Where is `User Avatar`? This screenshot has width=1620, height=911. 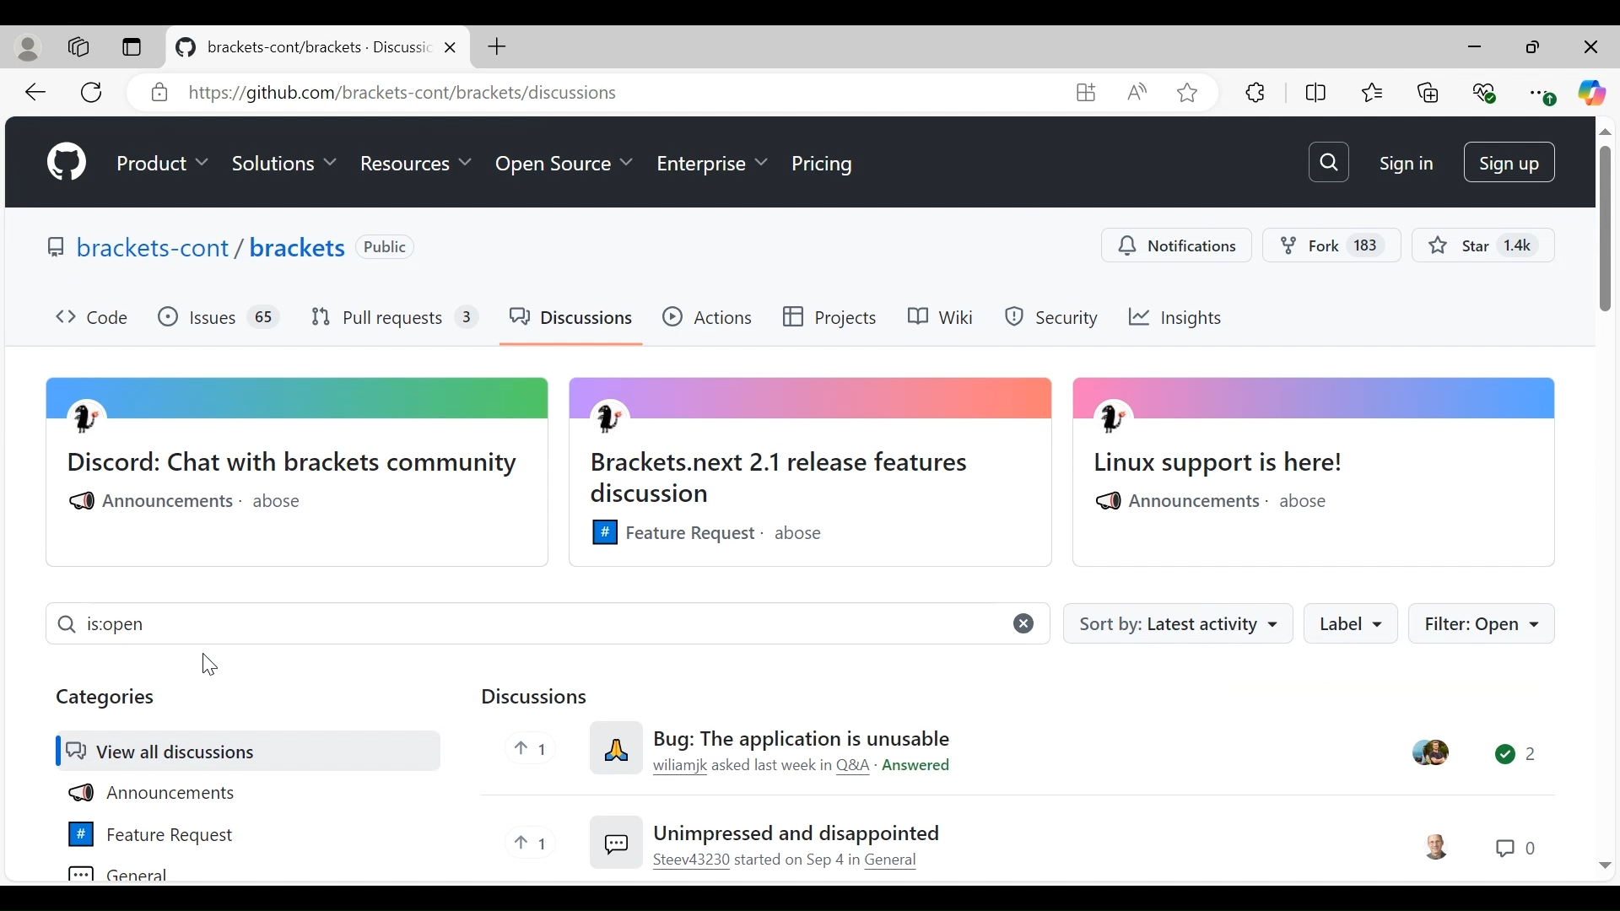
User Avatar is located at coordinates (1429, 753).